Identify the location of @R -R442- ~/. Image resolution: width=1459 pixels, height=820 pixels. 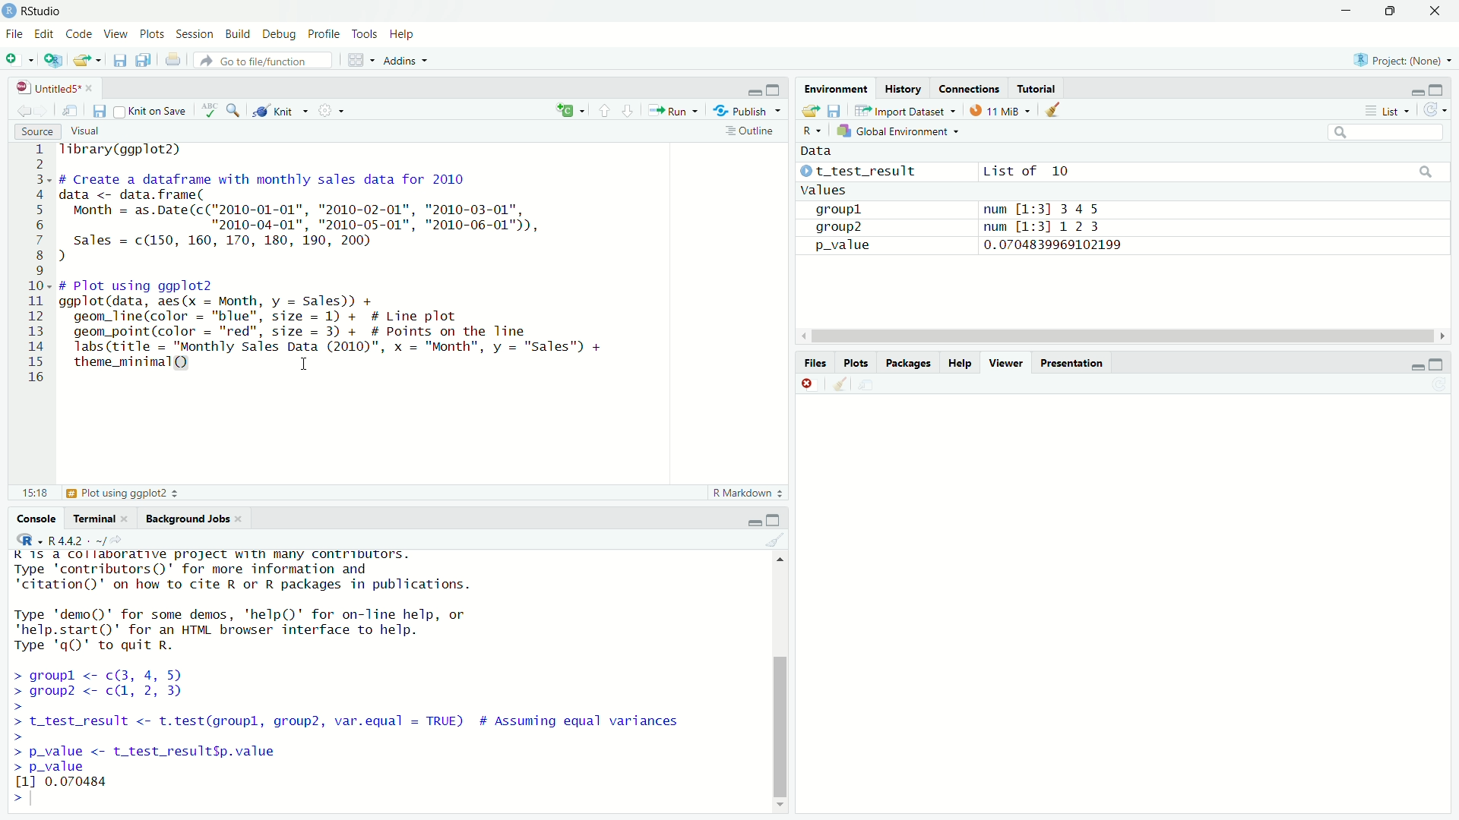
(63, 541).